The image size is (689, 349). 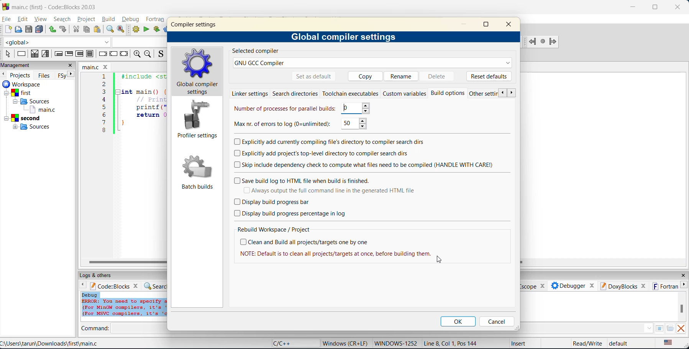 I want to click on minimize, so click(x=467, y=24).